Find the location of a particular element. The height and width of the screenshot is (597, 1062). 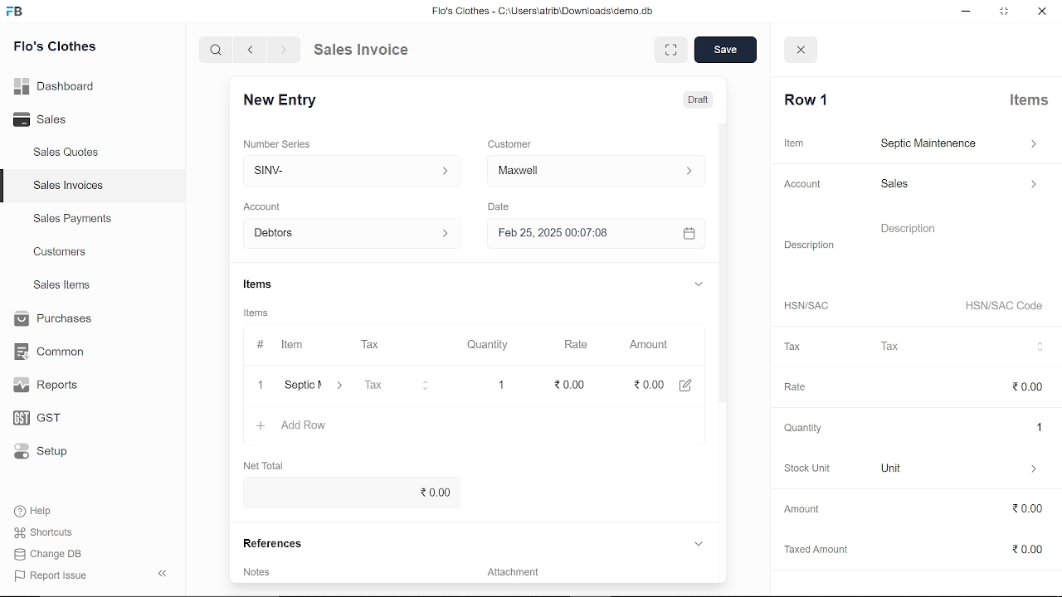

Item is located at coordinates (793, 143).